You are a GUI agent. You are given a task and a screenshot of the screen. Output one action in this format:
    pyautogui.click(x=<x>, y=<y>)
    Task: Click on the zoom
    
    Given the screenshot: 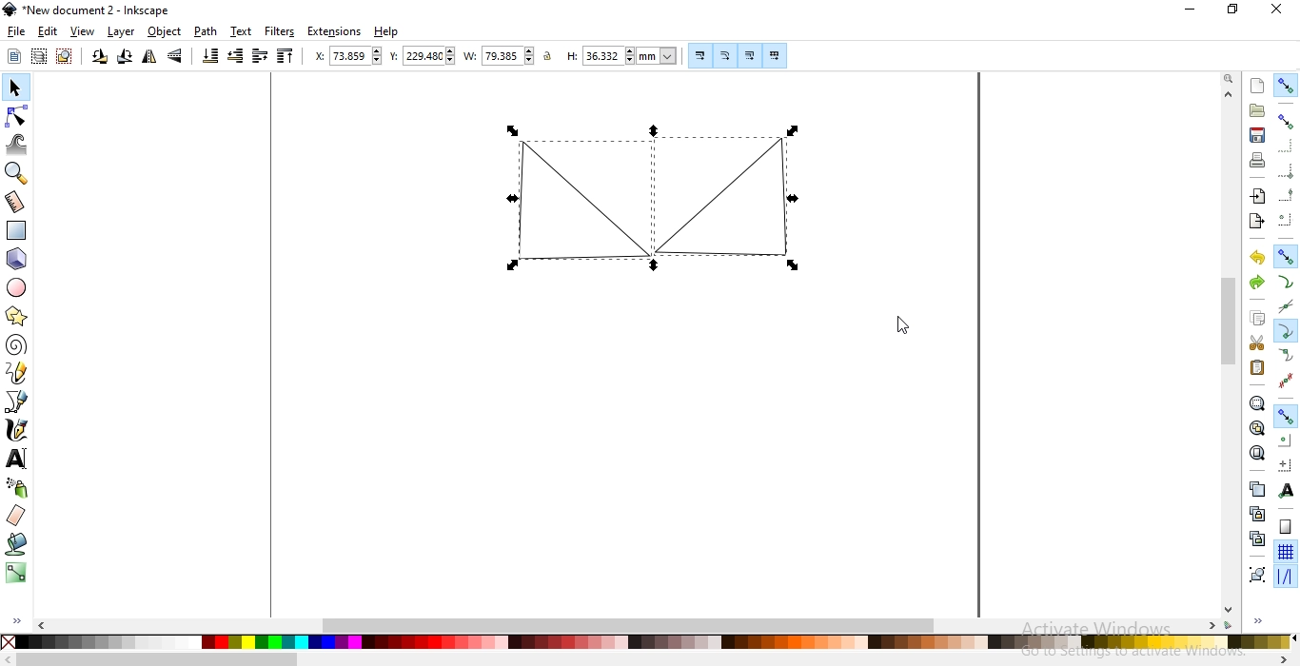 What is the action you would take?
    pyautogui.click(x=1227, y=79)
    